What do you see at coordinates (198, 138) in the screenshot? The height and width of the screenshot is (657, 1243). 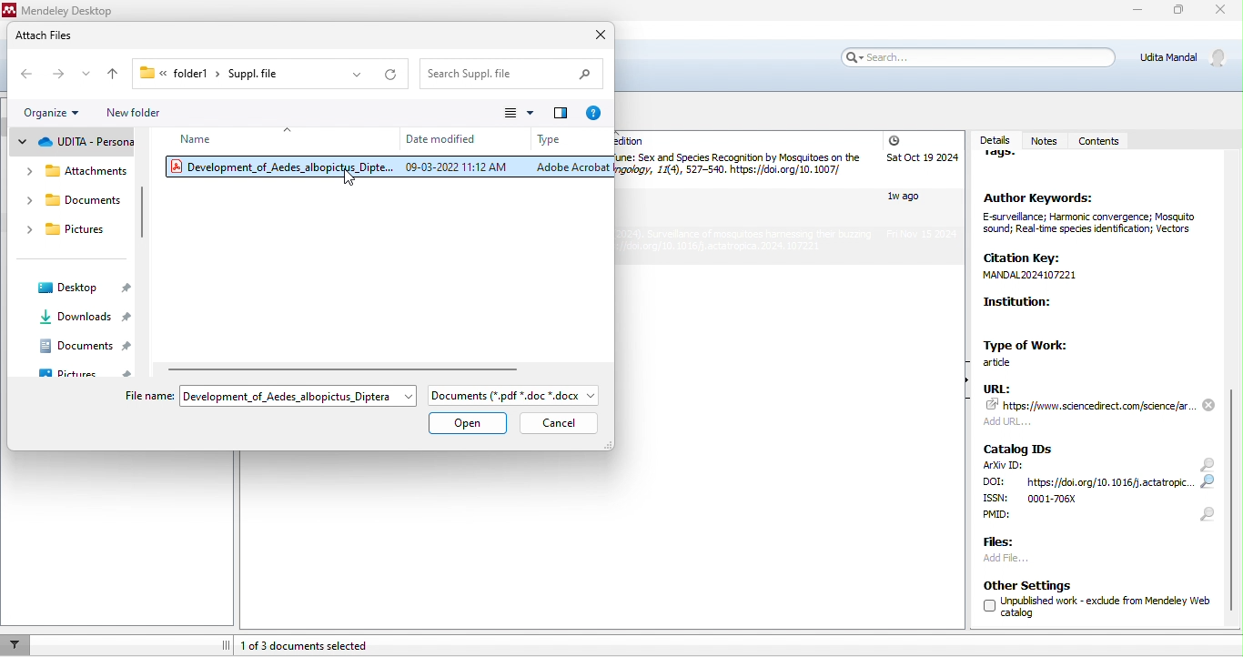 I see `name` at bounding box center [198, 138].